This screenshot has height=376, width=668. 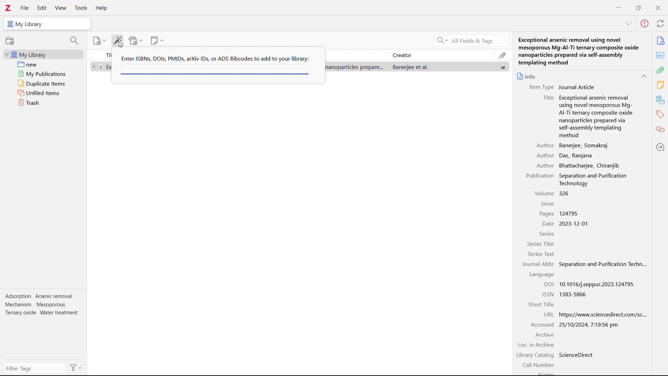 What do you see at coordinates (8, 8) in the screenshot?
I see `logo` at bounding box center [8, 8].